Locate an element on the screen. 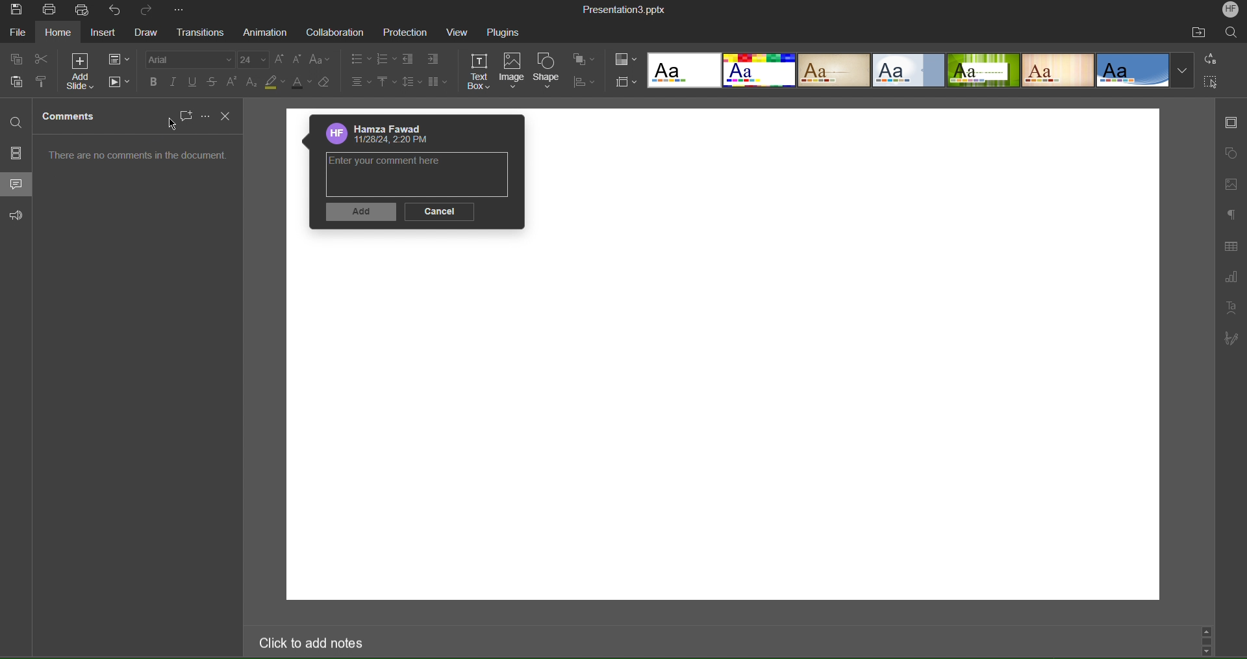 The image size is (1247, 659). Insert Image is located at coordinates (1231, 186).